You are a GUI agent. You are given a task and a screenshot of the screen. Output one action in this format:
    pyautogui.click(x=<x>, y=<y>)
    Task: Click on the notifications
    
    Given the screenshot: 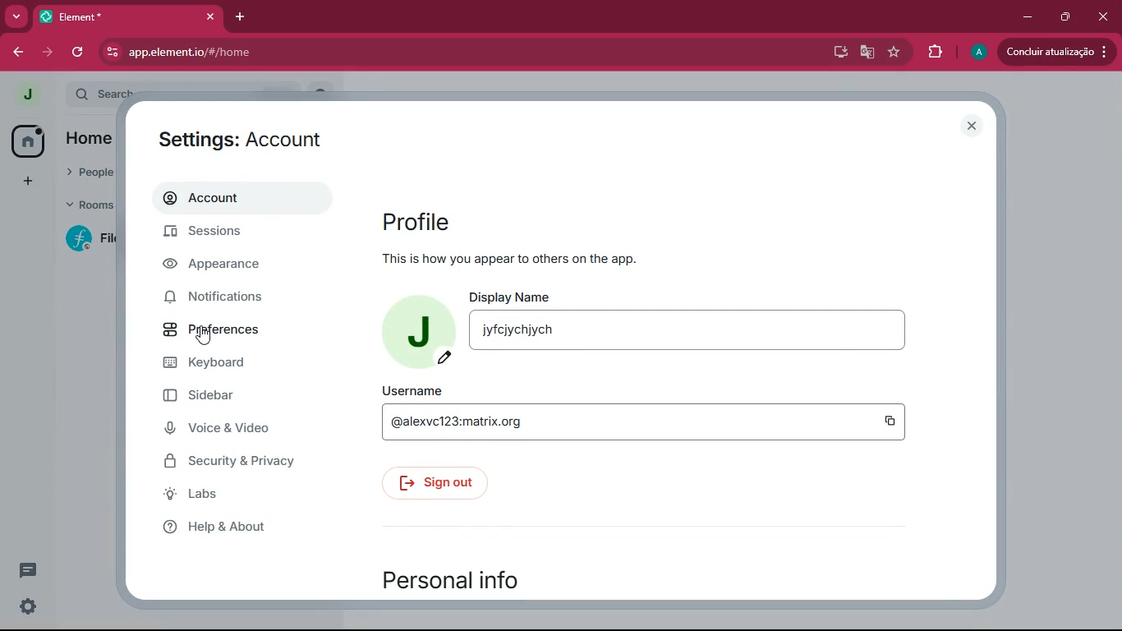 What is the action you would take?
    pyautogui.click(x=228, y=296)
    